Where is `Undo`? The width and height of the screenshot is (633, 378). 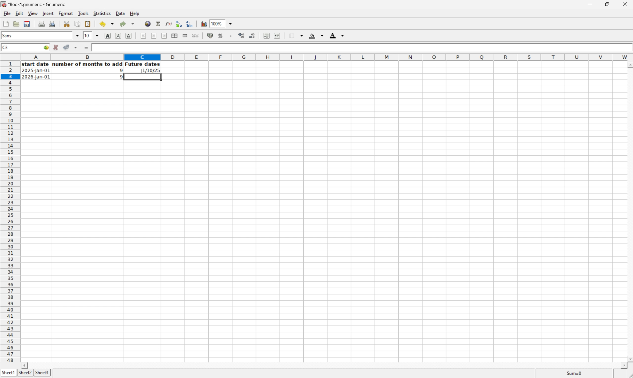
Undo is located at coordinates (106, 24).